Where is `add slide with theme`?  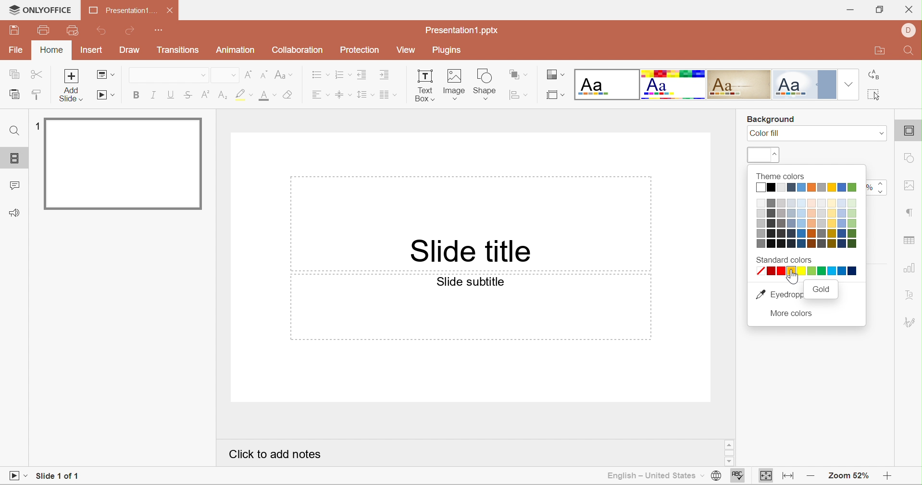 add slide with theme is located at coordinates (71, 94).